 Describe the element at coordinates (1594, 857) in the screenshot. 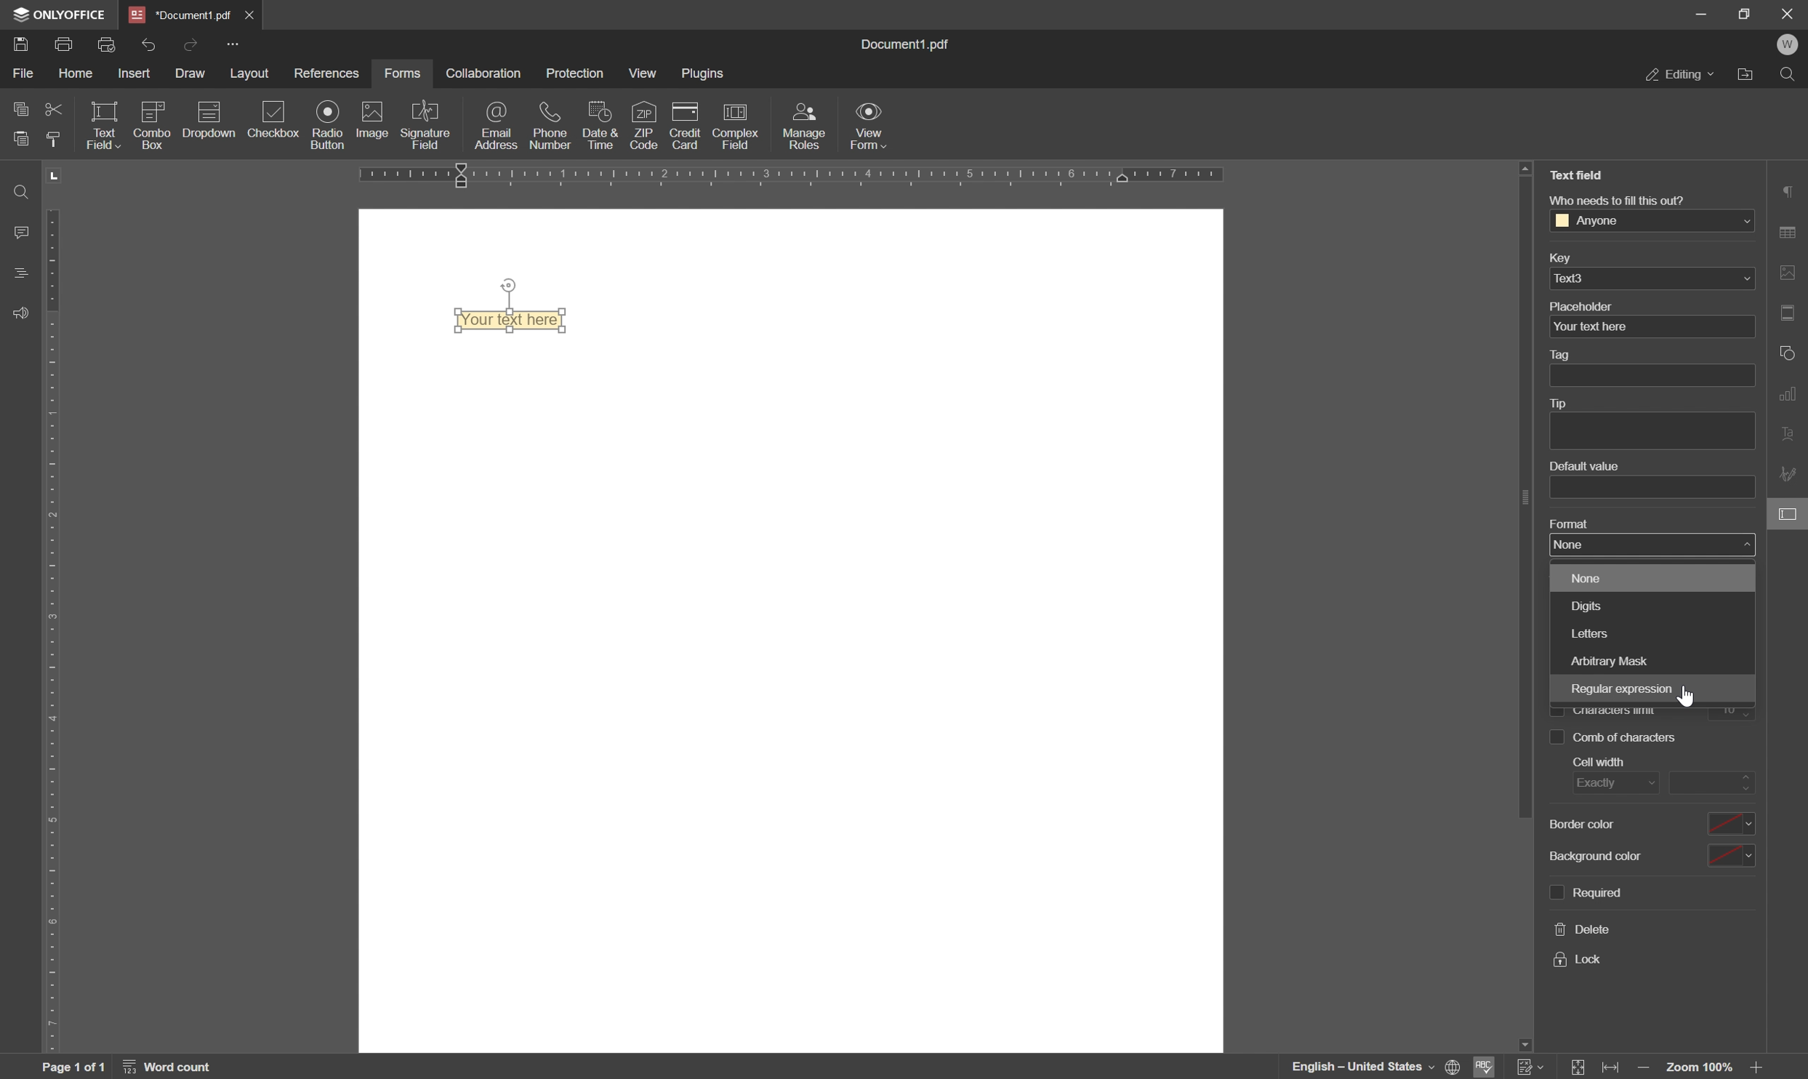

I see `background color` at that location.